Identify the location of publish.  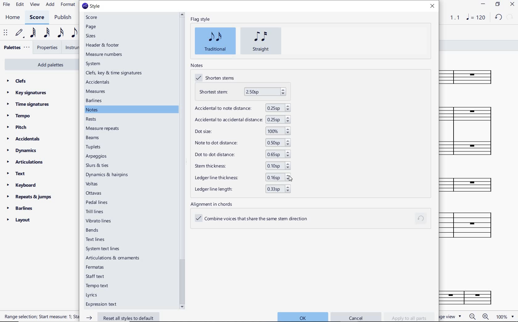
(64, 18).